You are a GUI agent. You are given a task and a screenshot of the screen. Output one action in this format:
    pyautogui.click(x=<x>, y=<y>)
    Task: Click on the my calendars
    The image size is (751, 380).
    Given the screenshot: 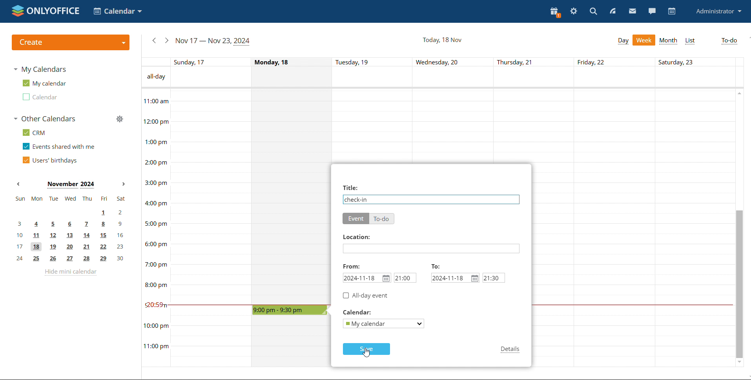 What is the action you would take?
    pyautogui.click(x=40, y=69)
    